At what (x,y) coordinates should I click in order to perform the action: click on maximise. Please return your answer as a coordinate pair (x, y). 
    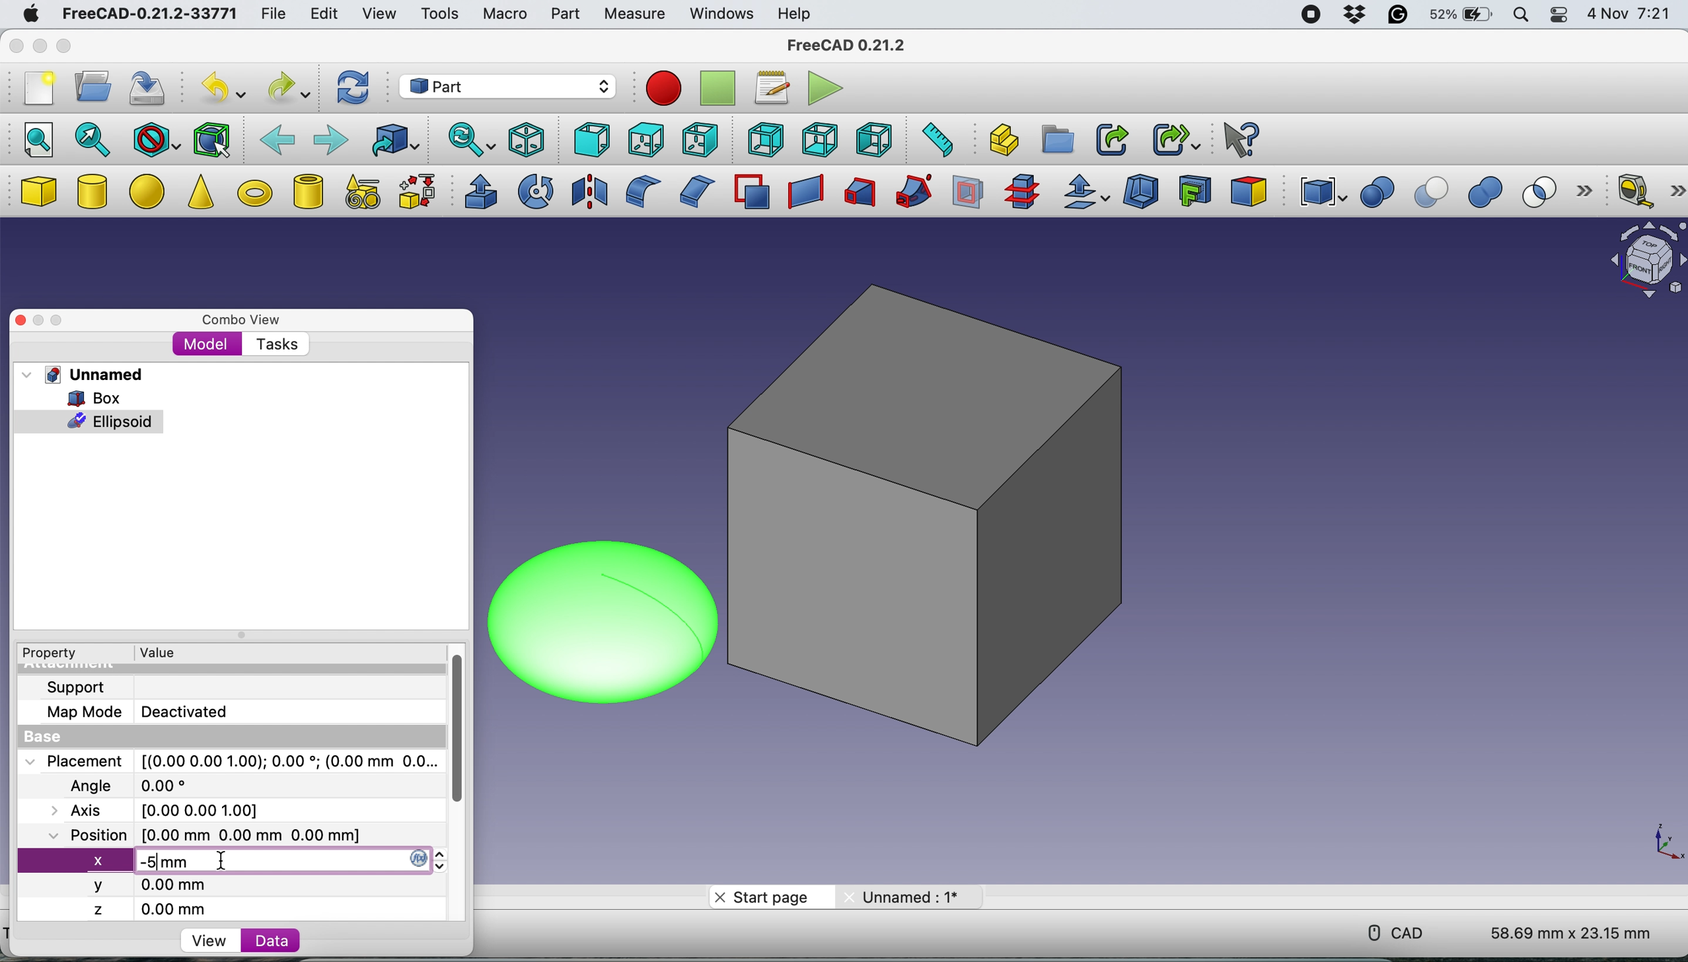
    Looking at the image, I should click on (64, 47).